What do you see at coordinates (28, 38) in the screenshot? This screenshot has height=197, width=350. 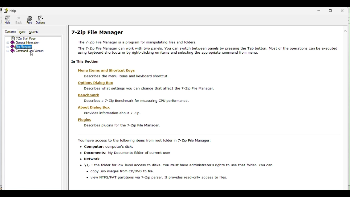 I see `7 zip start page` at bounding box center [28, 38].